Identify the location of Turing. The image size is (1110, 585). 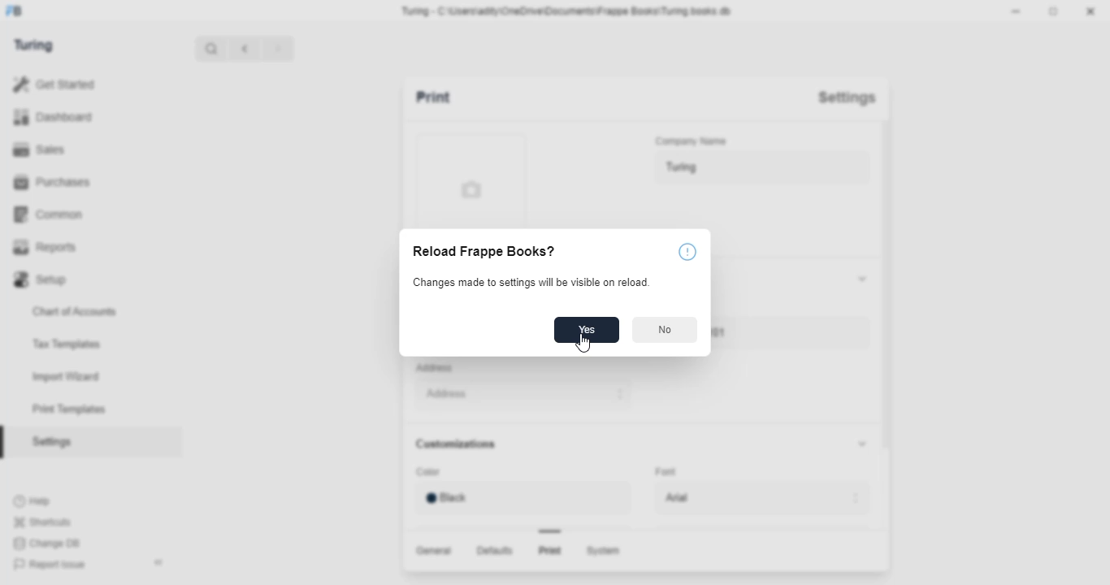
(759, 169).